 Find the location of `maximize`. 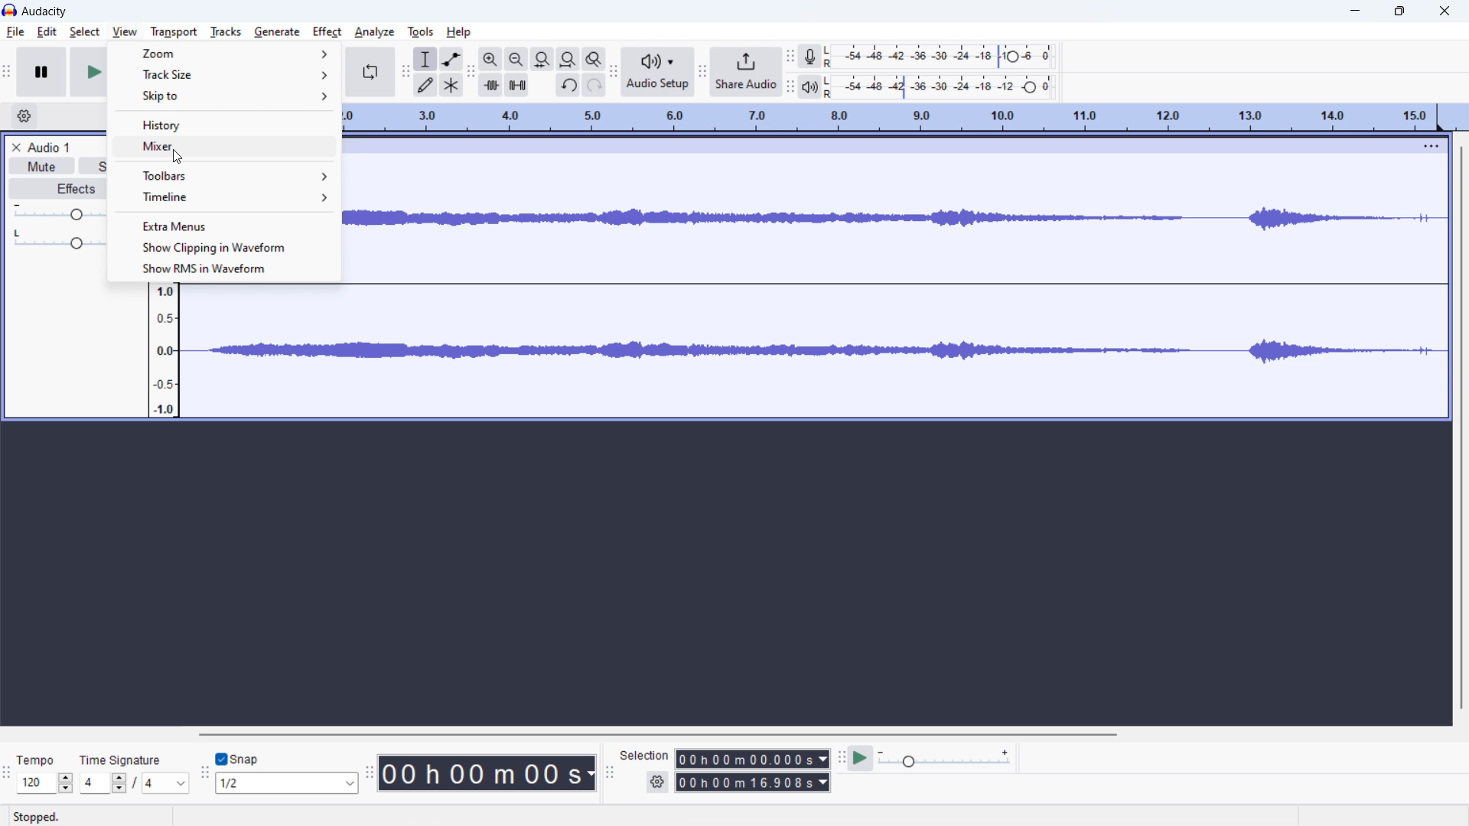

maximize is located at coordinates (1400, 10).